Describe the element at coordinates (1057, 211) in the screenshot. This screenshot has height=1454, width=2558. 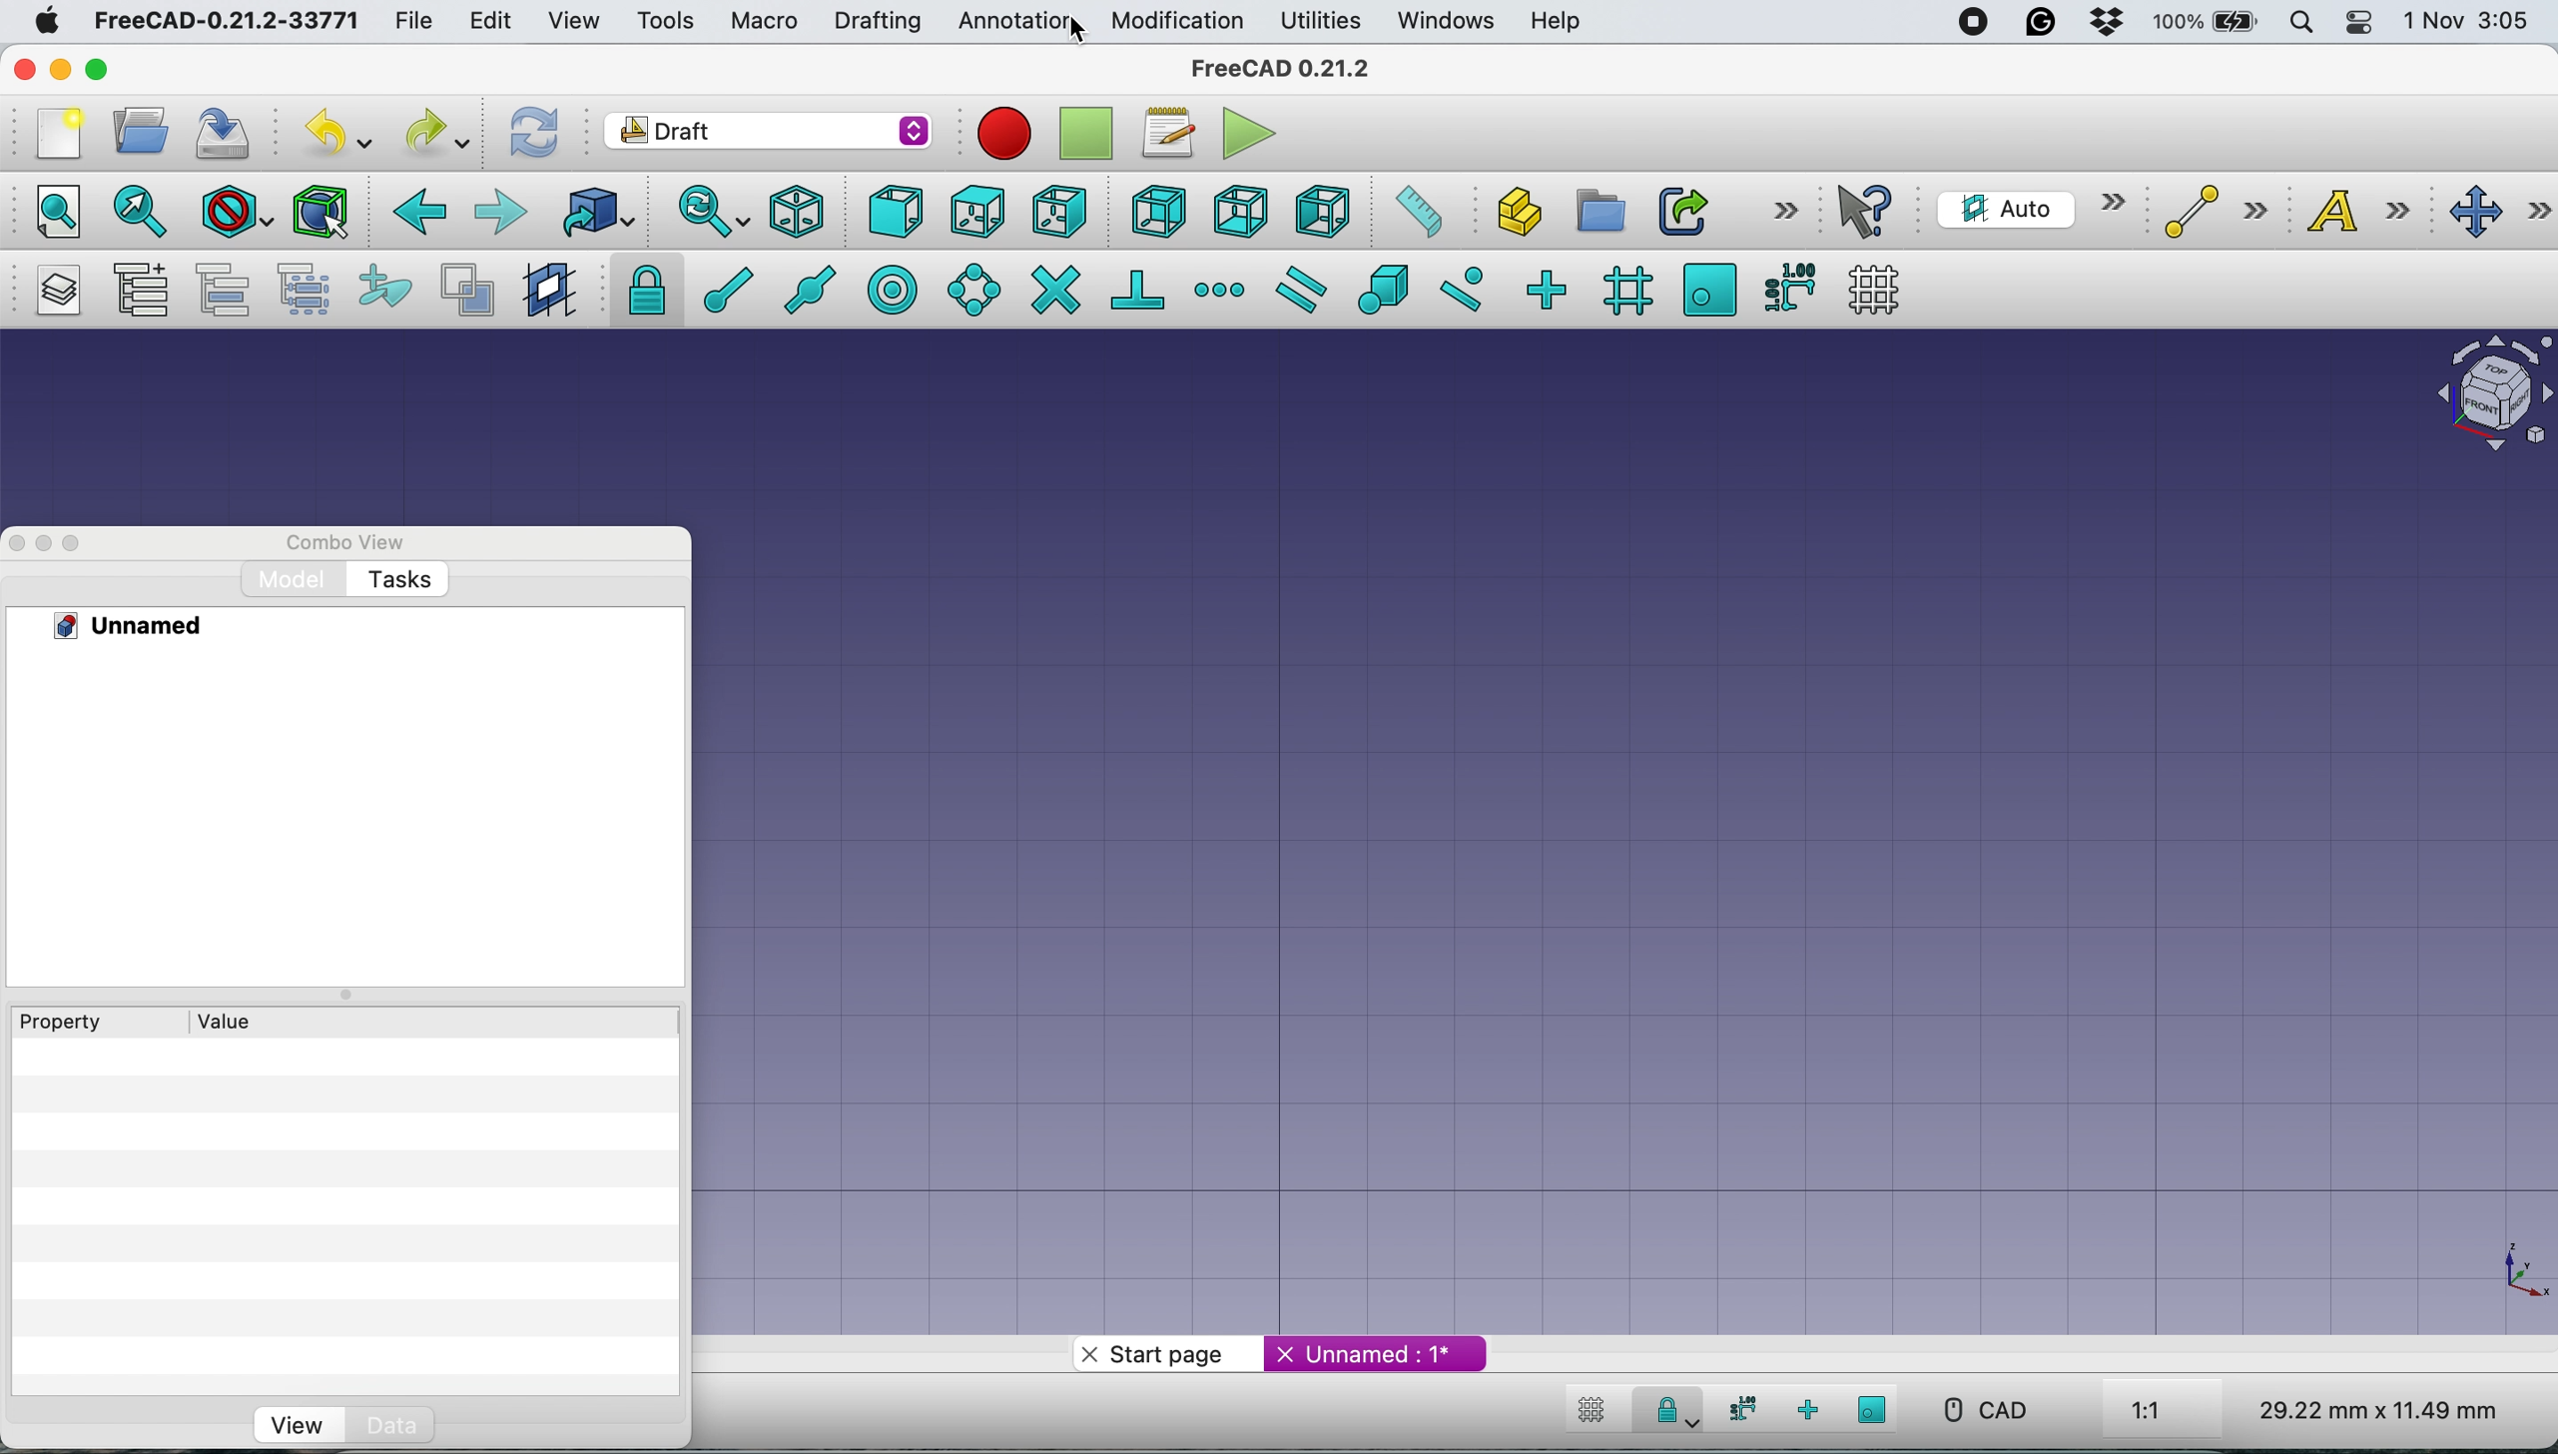
I see `right` at that location.